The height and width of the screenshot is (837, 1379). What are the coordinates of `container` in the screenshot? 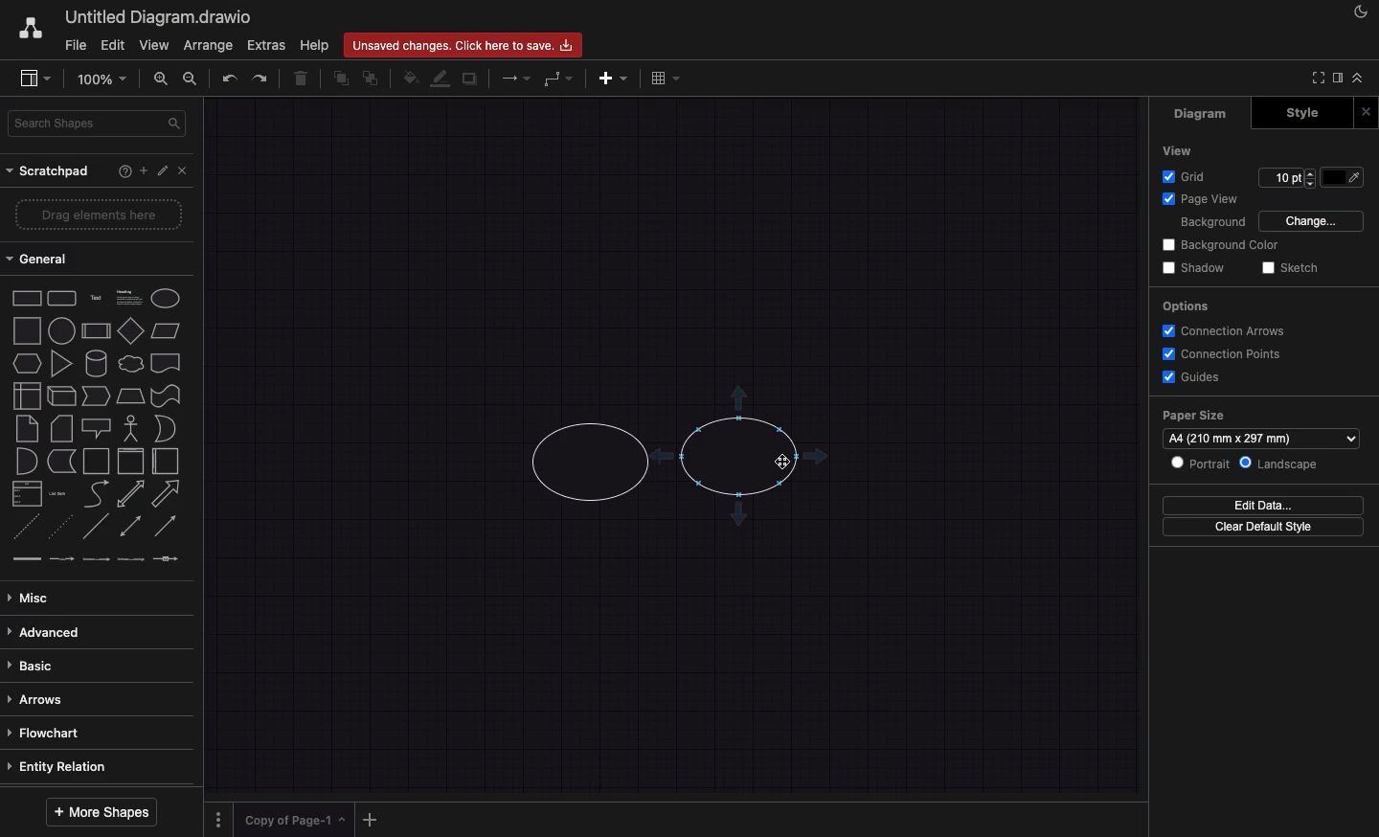 It's located at (97, 462).